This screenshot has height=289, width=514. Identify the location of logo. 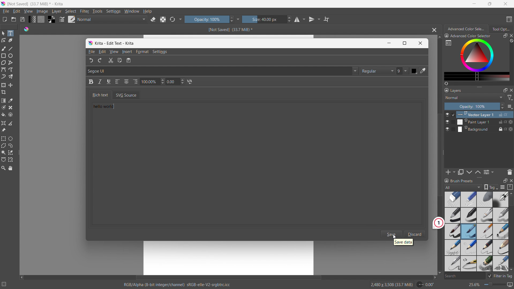
(90, 43).